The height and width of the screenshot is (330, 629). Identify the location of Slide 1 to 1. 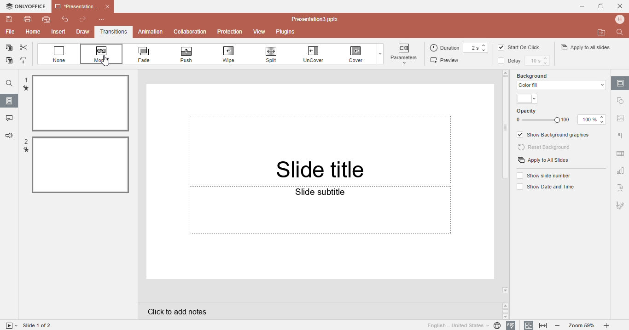
(38, 325).